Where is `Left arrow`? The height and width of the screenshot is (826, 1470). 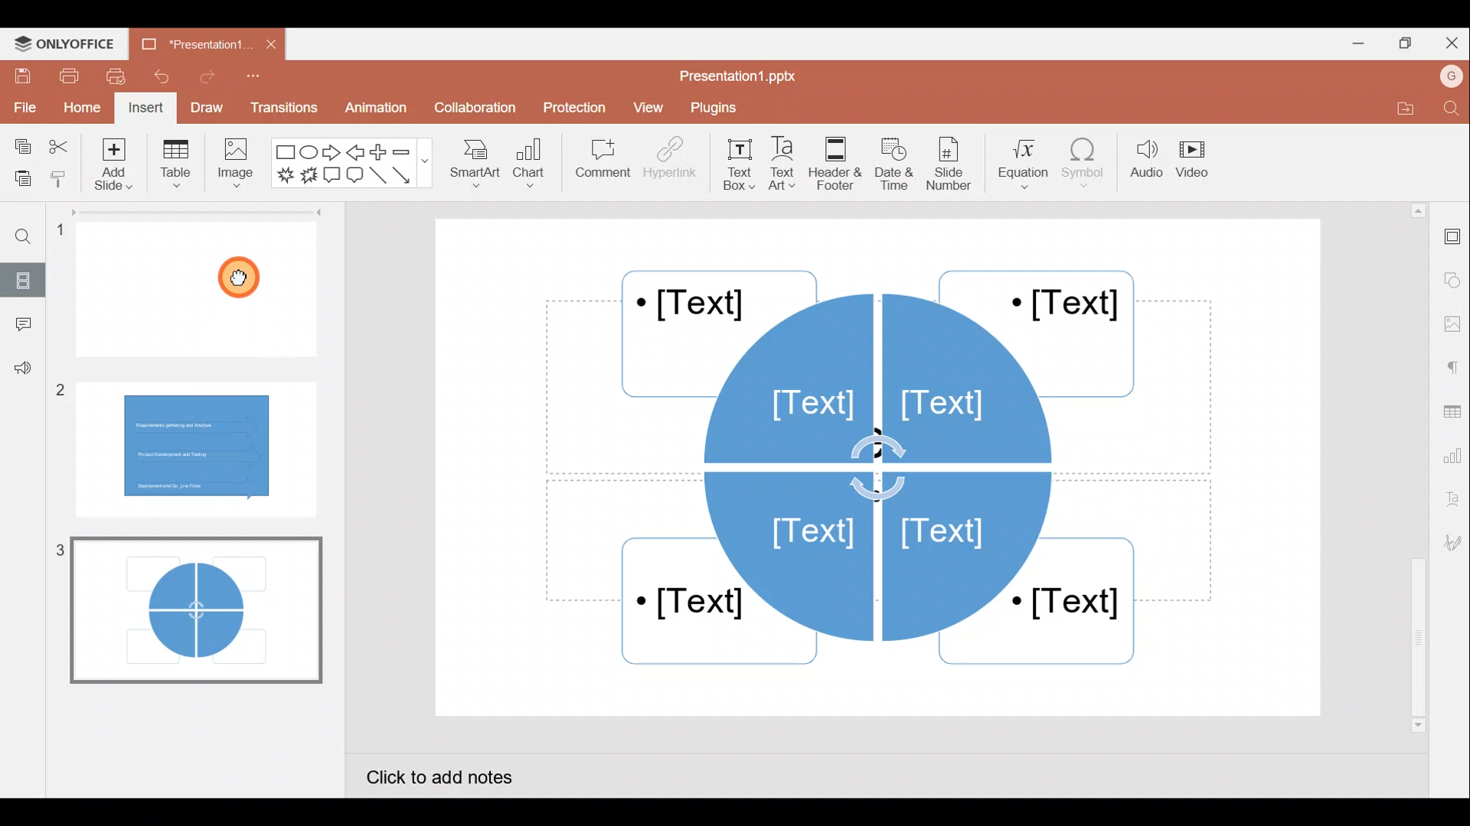
Left arrow is located at coordinates (354, 153).